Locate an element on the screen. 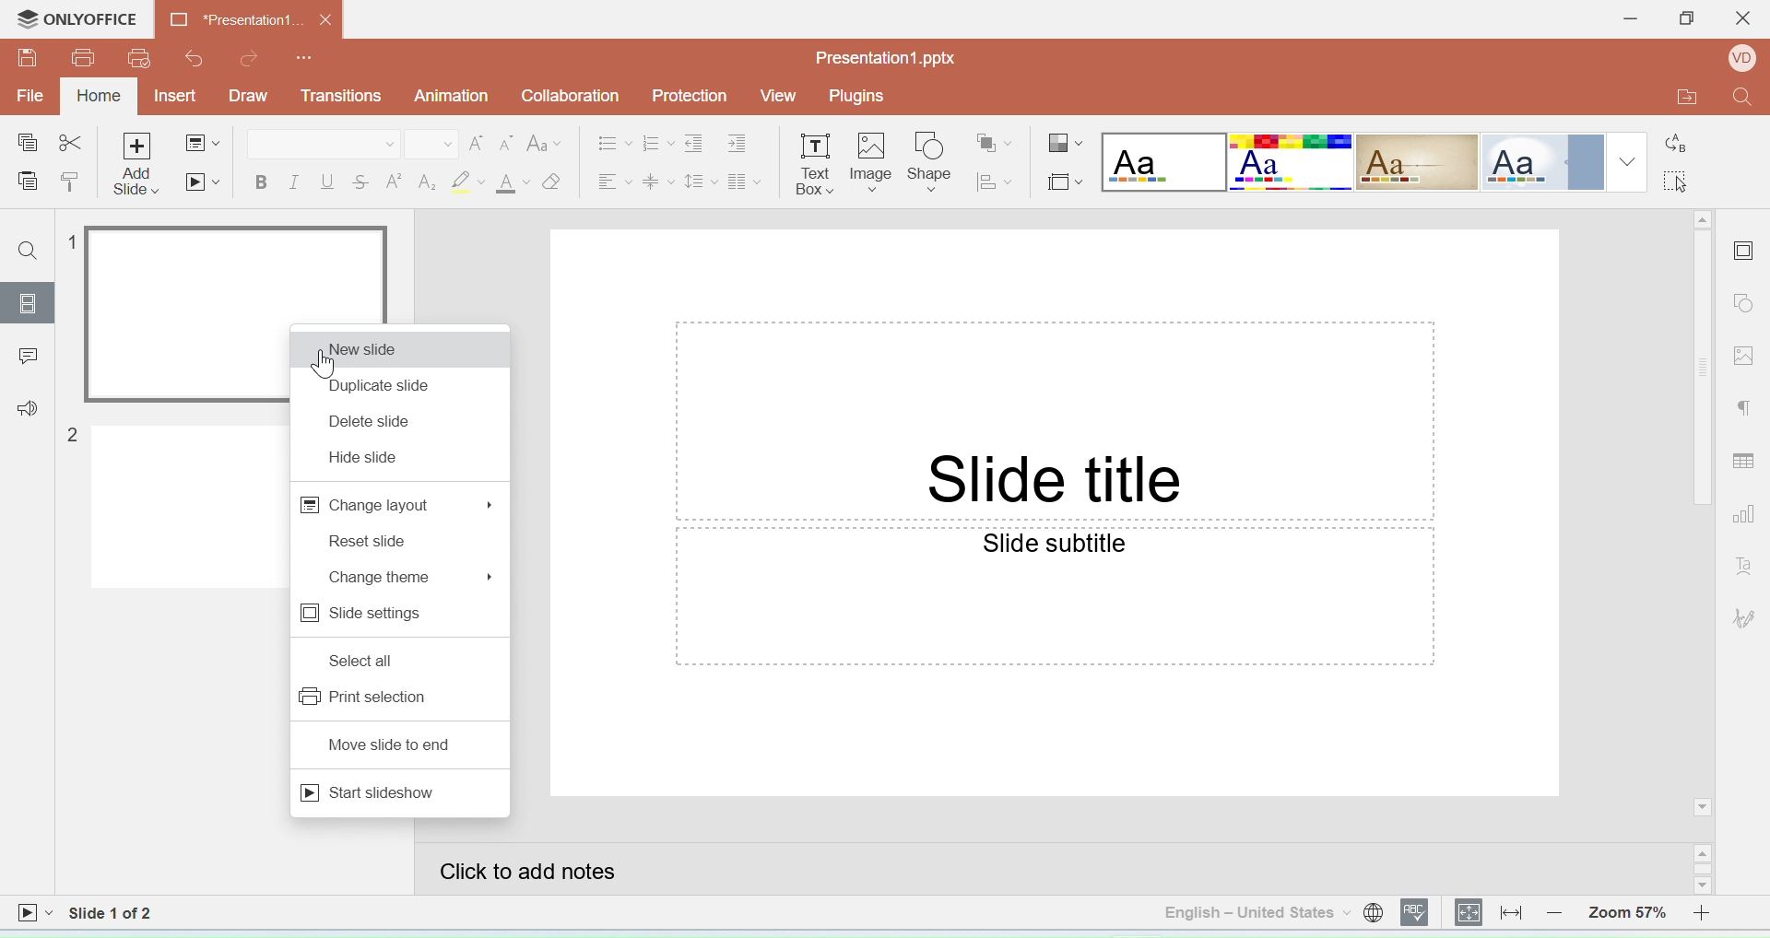 The width and height of the screenshot is (1770, 938). Scroll bar is located at coordinates (1705, 870).